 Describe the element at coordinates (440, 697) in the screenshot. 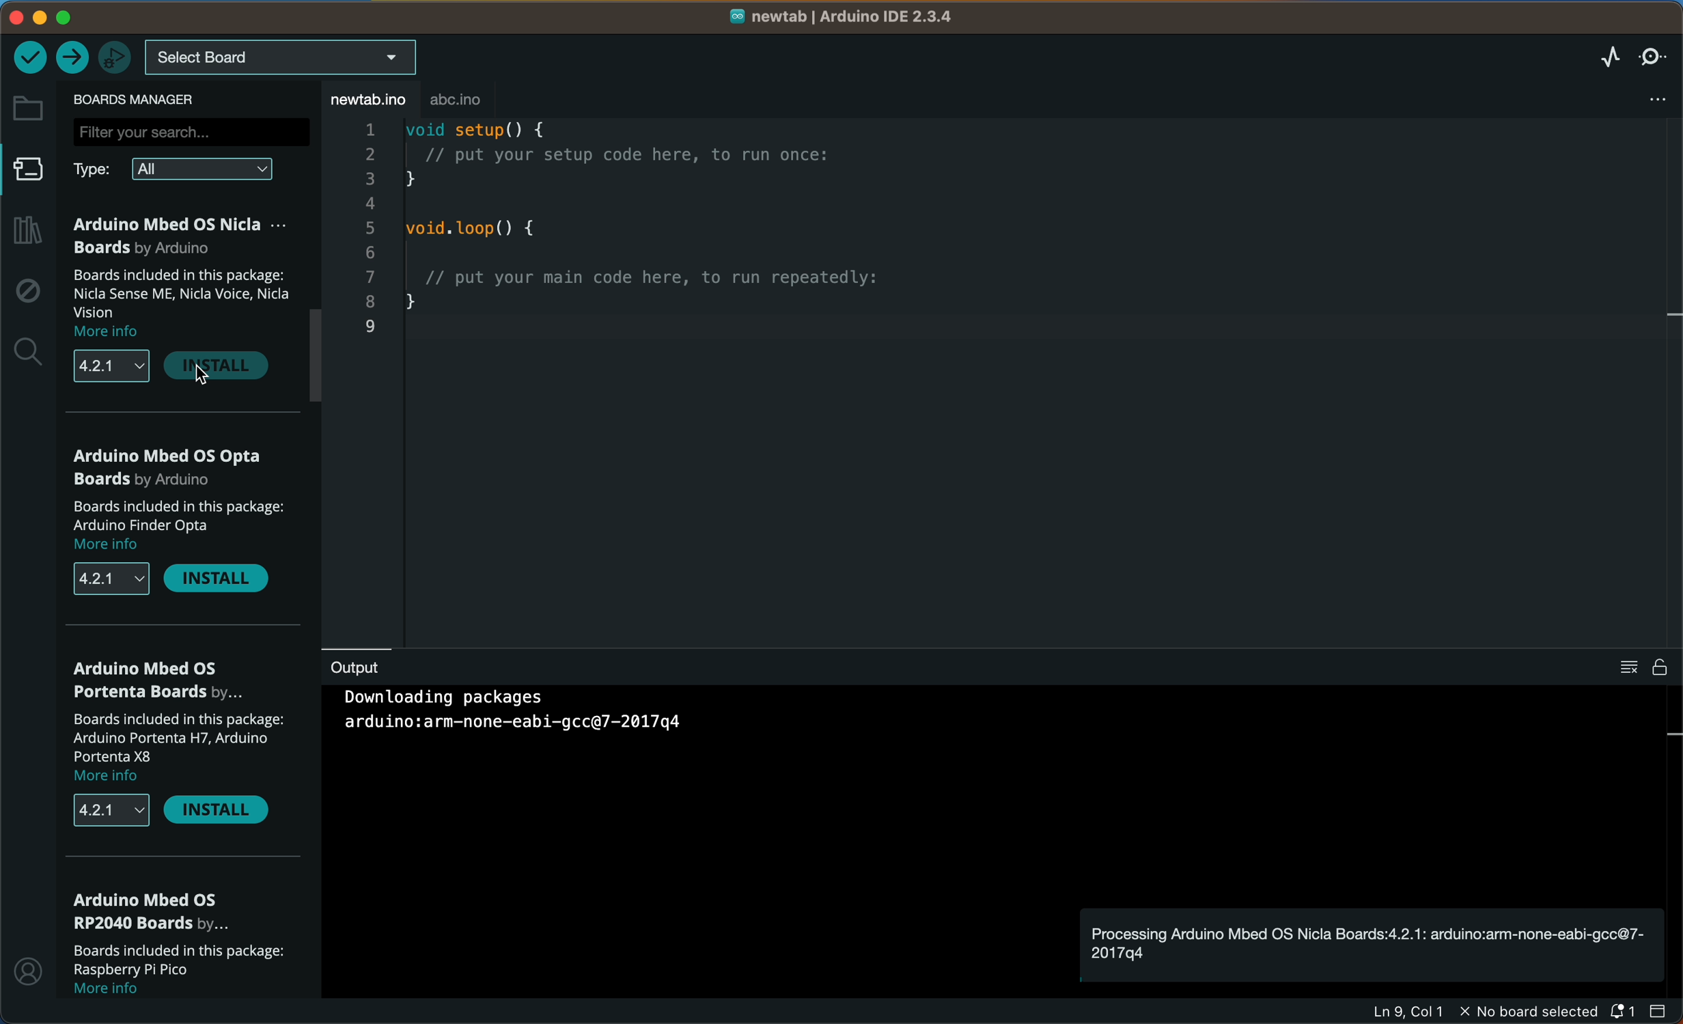

I see `downloading` at that location.